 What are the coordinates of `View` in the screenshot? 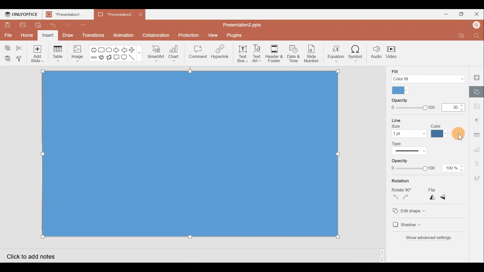 It's located at (212, 35).